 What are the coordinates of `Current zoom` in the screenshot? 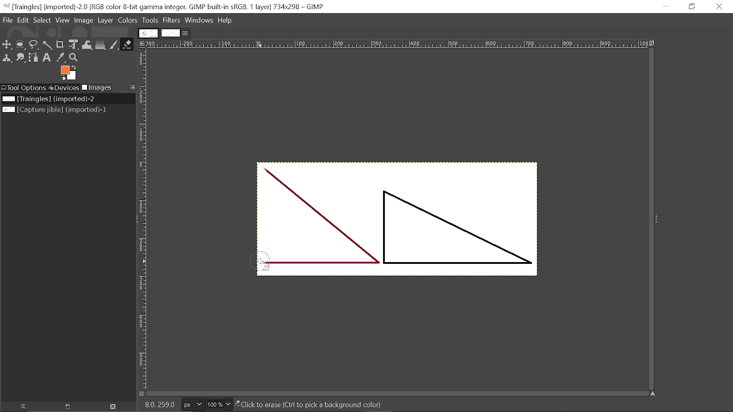 It's located at (214, 405).